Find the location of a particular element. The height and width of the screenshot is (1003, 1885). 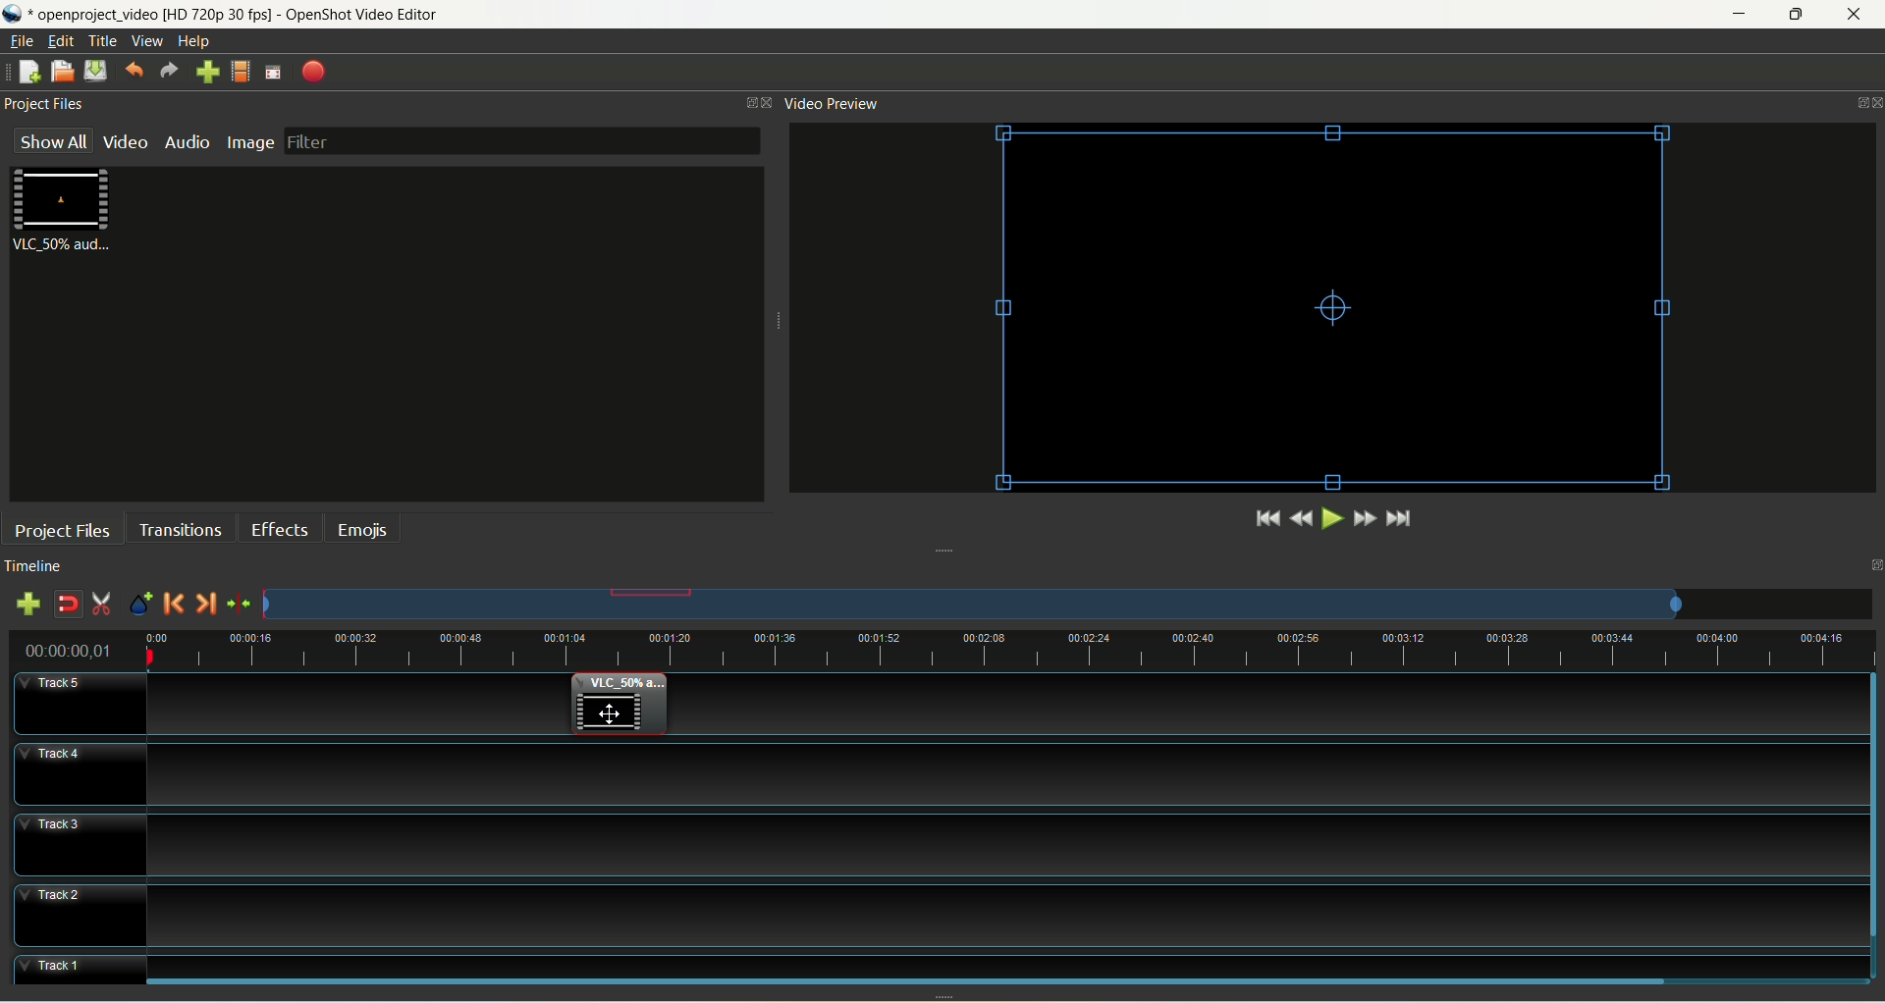

transition is located at coordinates (178, 528).